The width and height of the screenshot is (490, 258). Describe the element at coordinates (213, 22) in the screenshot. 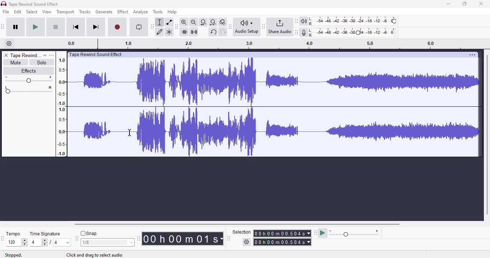

I see `fit project to width` at that location.